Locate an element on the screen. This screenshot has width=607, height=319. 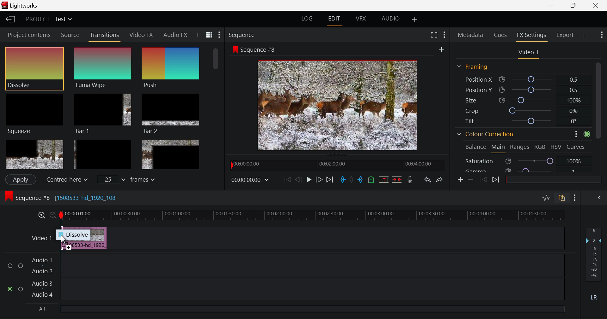
Minimize is located at coordinates (574, 5).